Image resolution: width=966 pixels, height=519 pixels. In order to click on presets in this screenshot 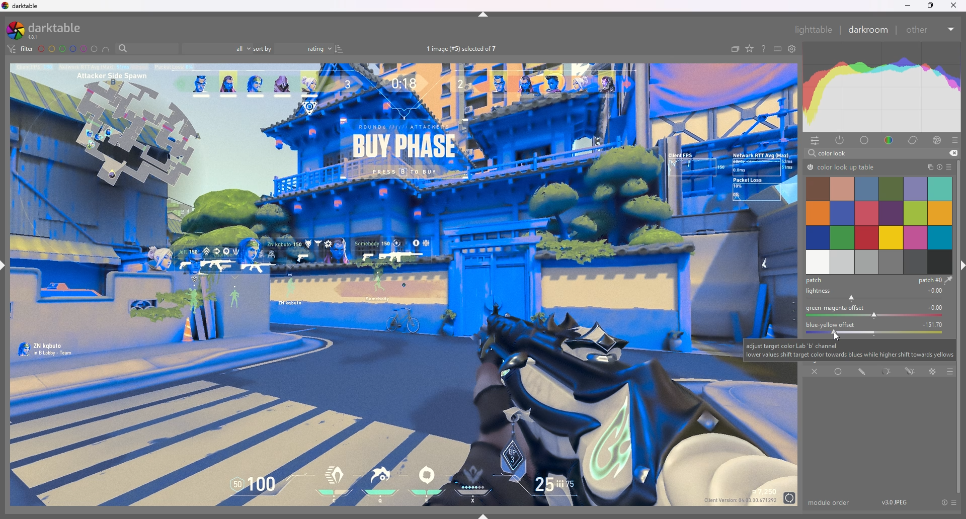, I will do `click(955, 140)`.